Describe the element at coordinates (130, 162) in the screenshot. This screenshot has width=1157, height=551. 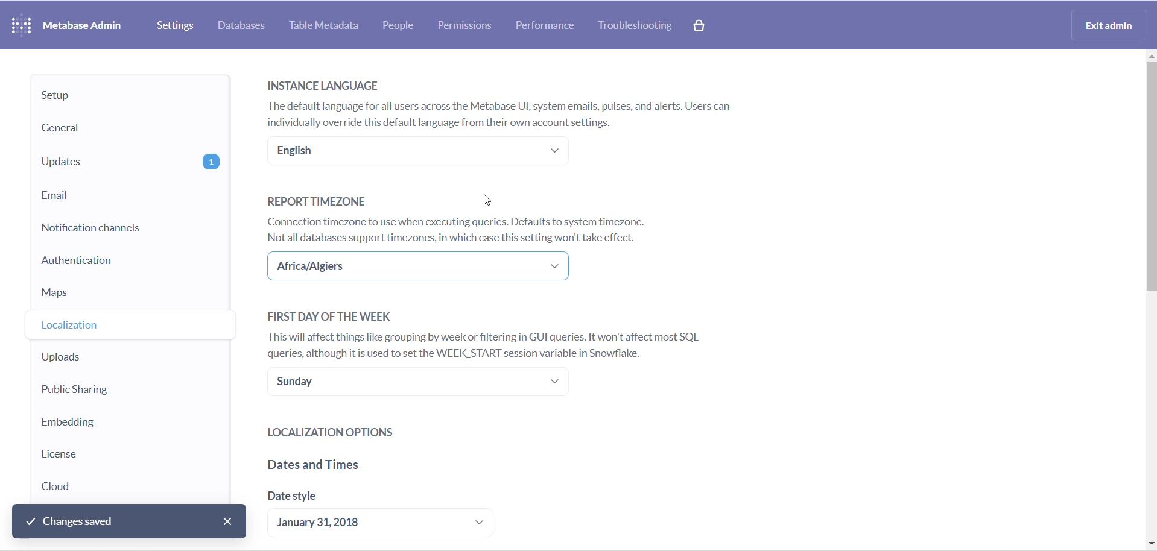
I see `UPDATES` at that location.